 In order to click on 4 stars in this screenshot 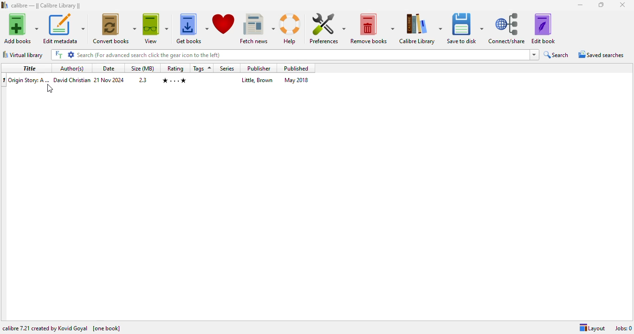, I will do `click(175, 81)`.